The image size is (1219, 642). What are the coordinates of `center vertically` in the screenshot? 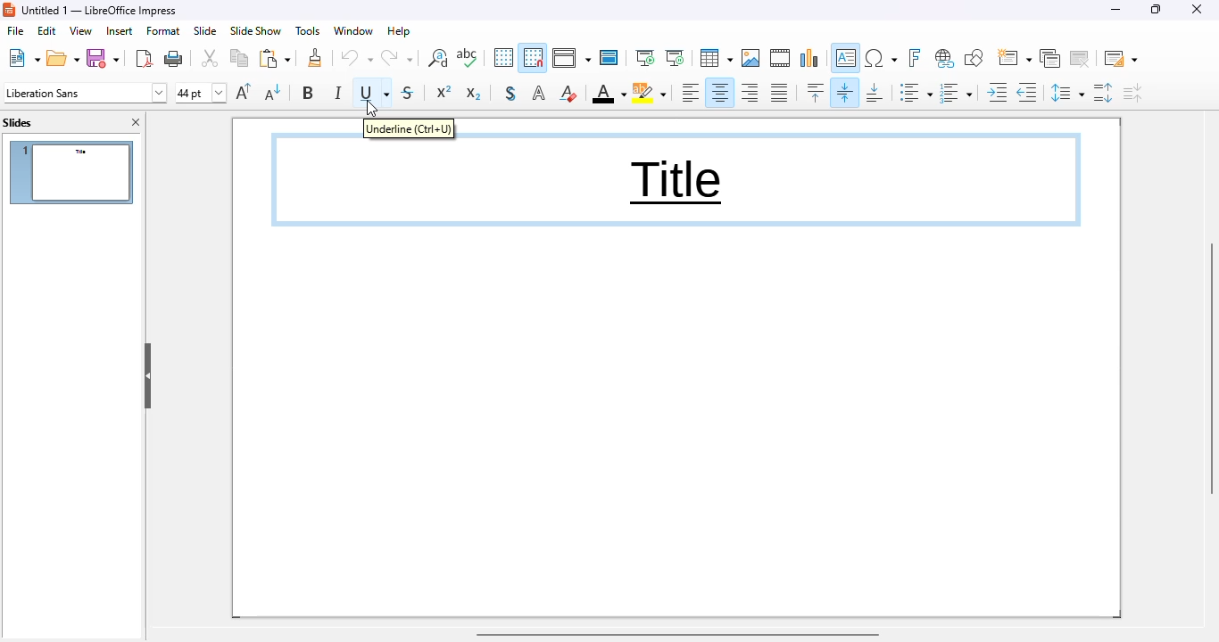 It's located at (844, 92).